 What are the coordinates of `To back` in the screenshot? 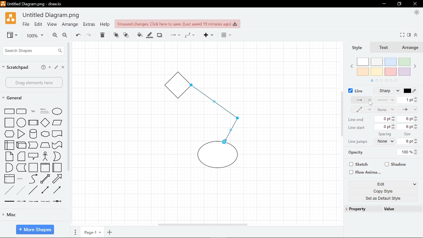 It's located at (126, 35).